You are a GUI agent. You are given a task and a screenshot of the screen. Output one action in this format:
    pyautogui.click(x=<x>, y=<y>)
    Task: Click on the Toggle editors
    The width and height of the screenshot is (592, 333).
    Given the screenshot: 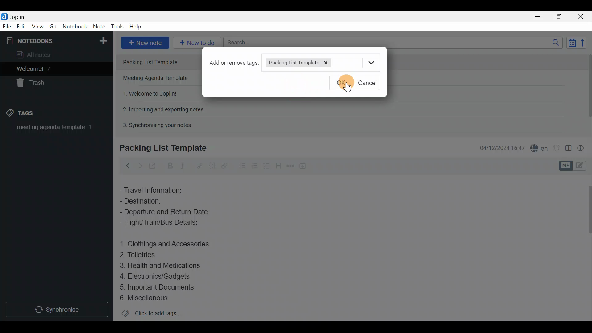 What is the action you would take?
    pyautogui.click(x=566, y=165)
    